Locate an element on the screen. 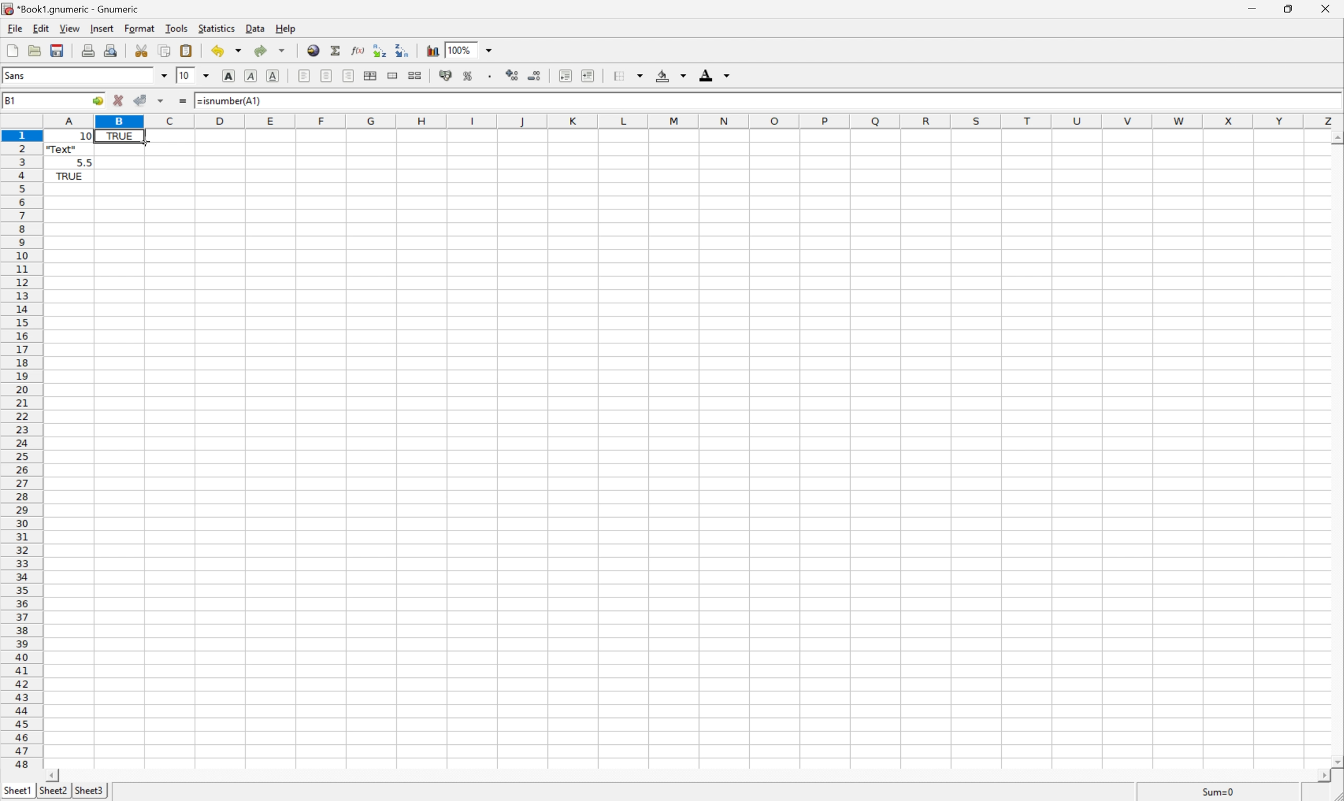 This screenshot has width=1344, height=801. Edit is located at coordinates (40, 28).